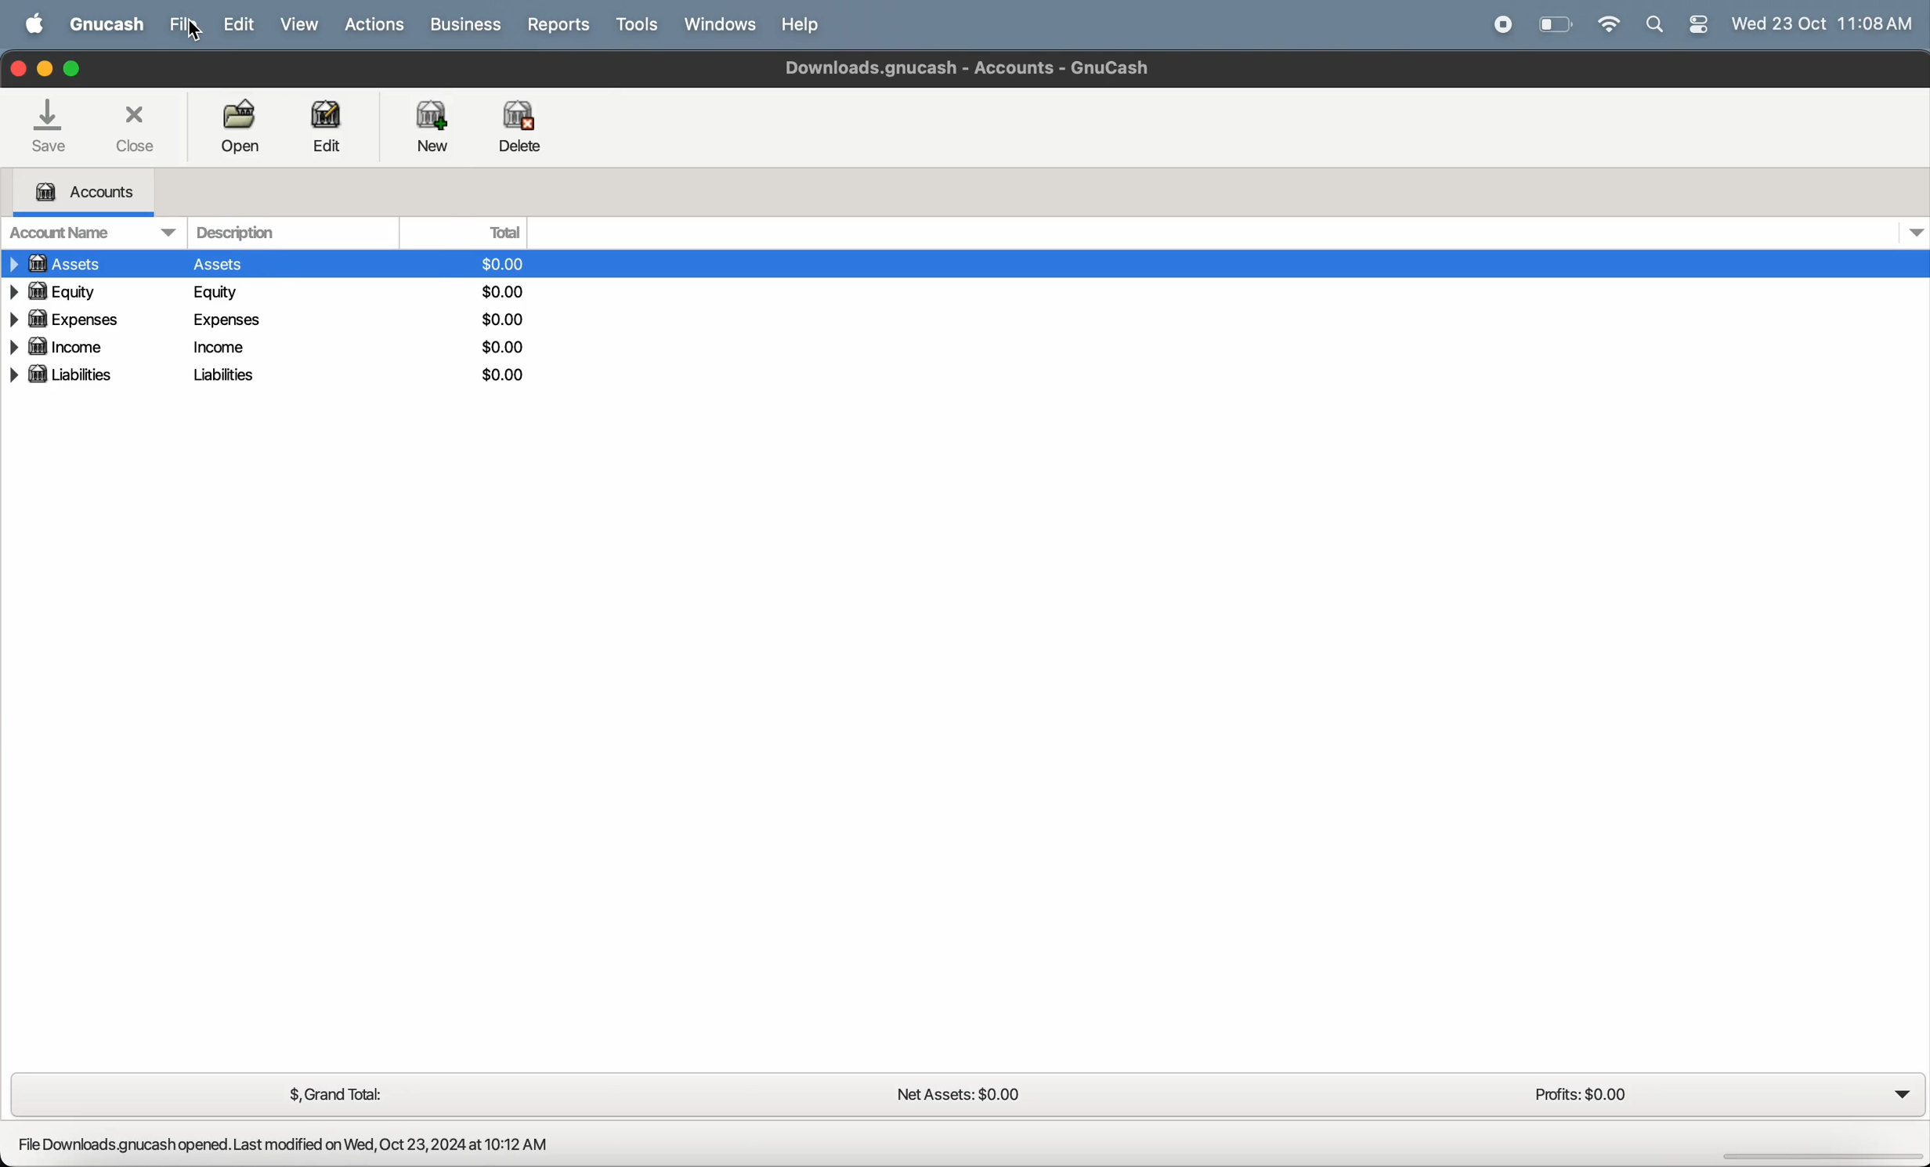  I want to click on profits, so click(1588, 1095).